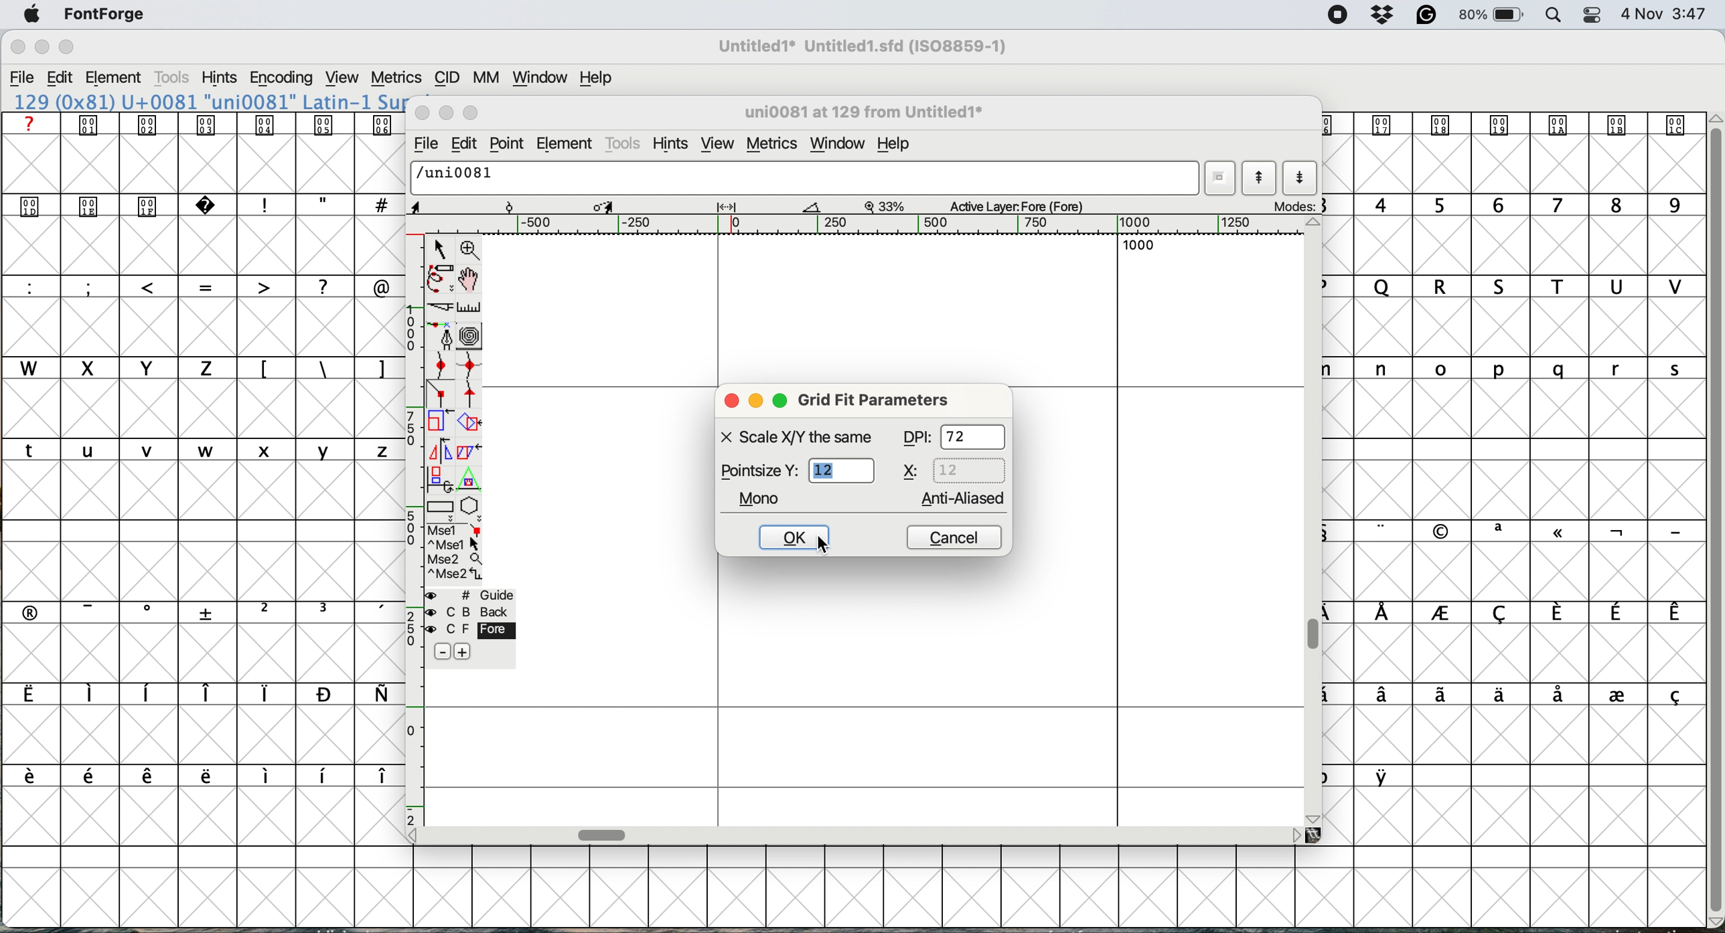 This screenshot has height=933, width=1725. What do you see at coordinates (341, 78) in the screenshot?
I see `View` at bounding box center [341, 78].